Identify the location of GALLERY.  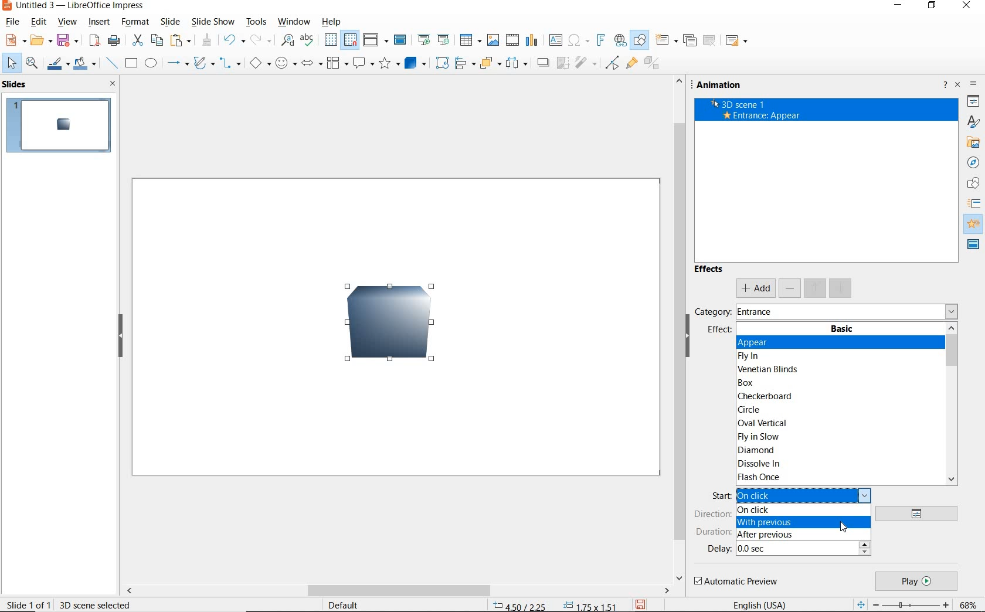
(973, 144).